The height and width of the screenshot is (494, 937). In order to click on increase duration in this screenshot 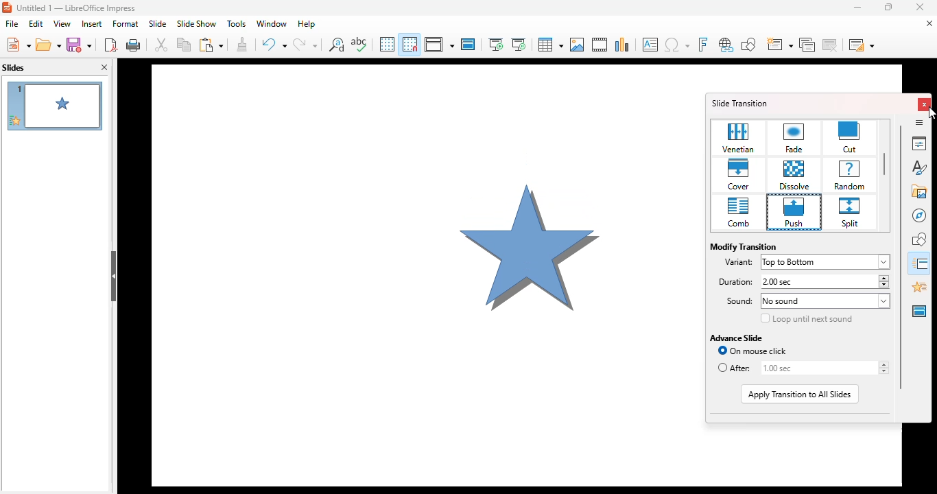, I will do `click(883, 277)`.